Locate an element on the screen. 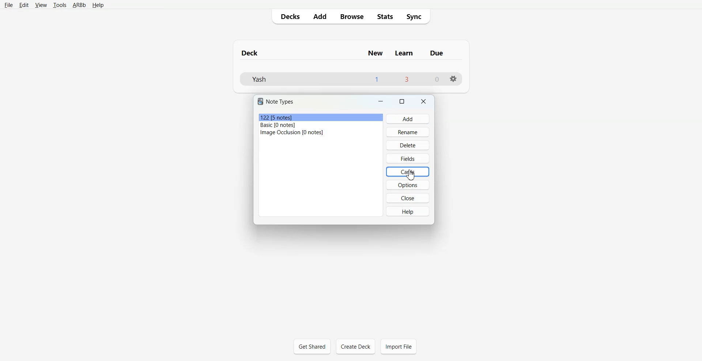 The height and width of the screenshot is (361, 702). Delete is located at coordinates (407, 145).